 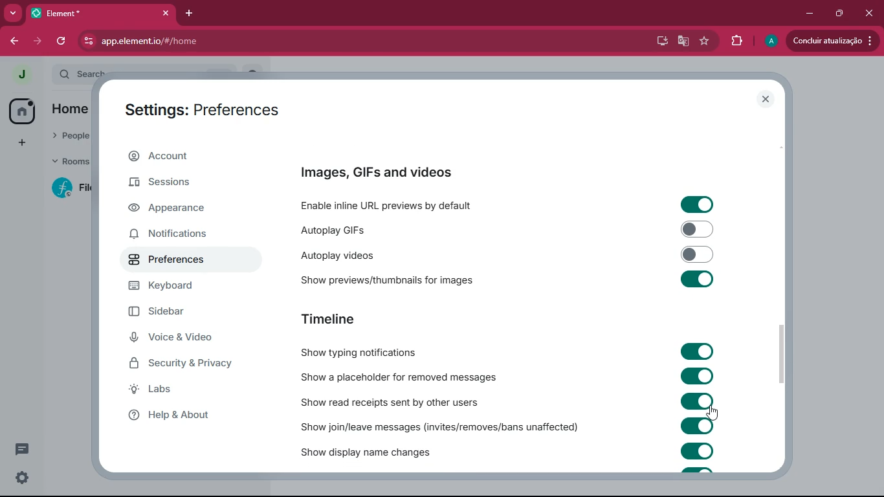 What do you see at coordinates (185, 314) in the screenshot?
I see `sidebar` at bounding box center [185, 314].